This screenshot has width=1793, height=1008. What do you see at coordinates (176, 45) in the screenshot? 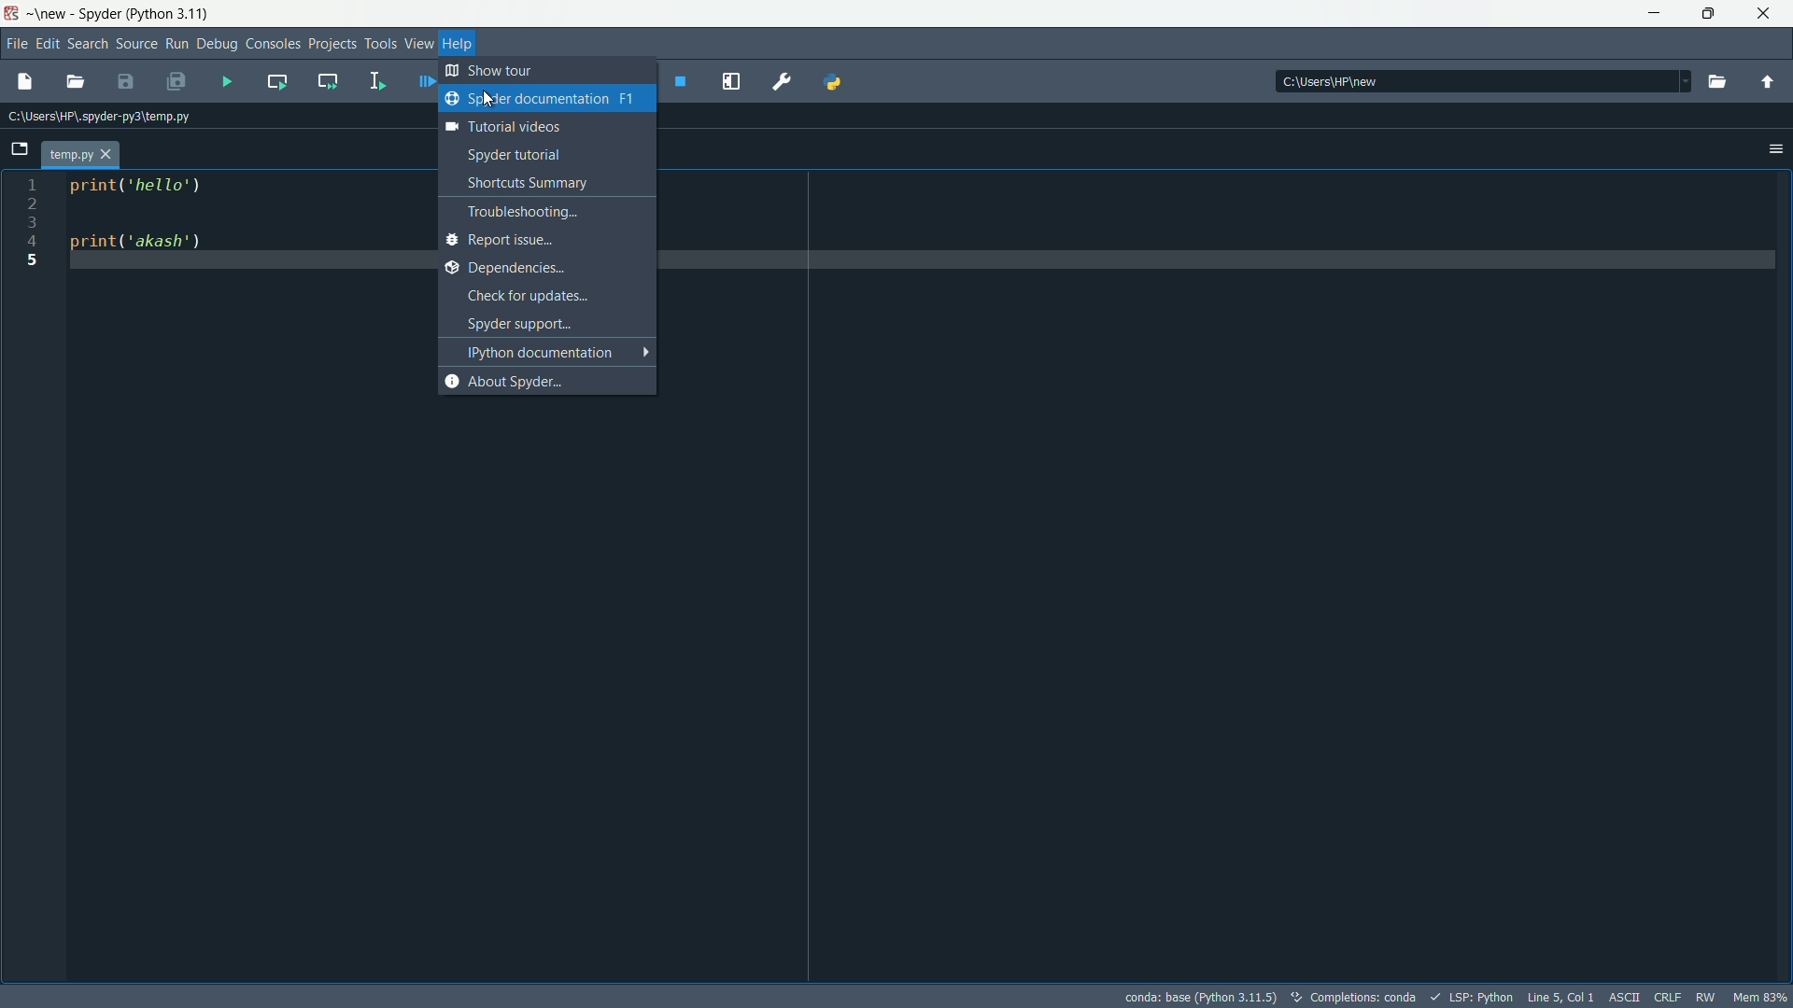
I see `run menu` at bounding box center [176, 45].